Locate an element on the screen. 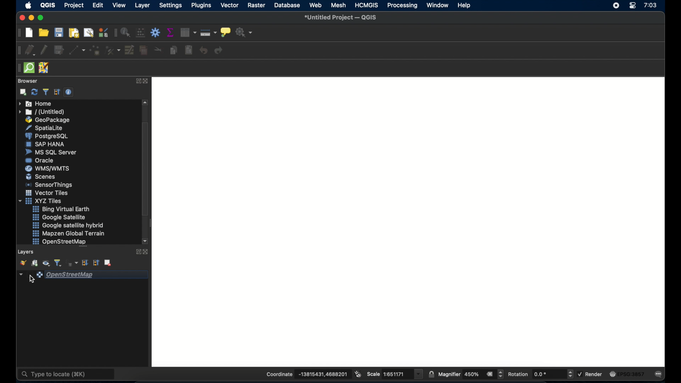 Image resolution: width=681 pixels, height=383 pixels. mesh is located at coordinates (338, 4).